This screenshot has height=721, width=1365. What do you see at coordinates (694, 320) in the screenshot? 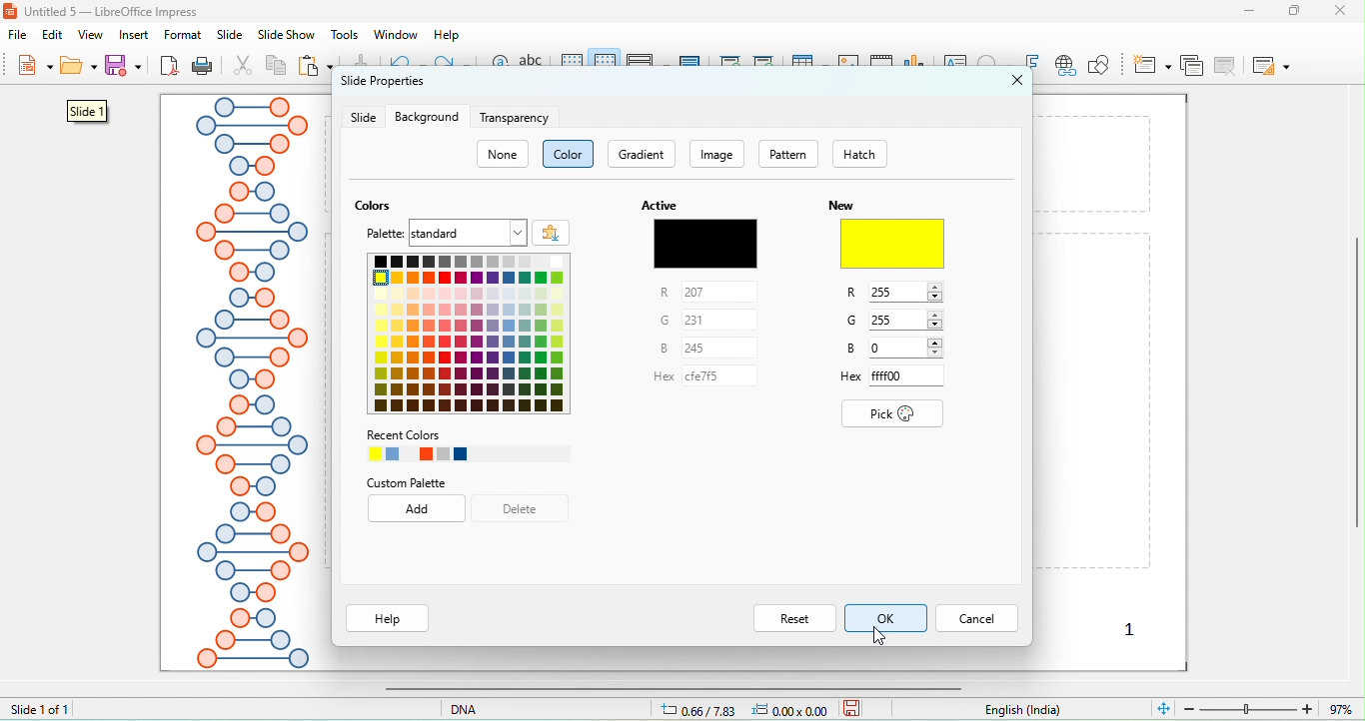
I see `G` at bounding box center [694, 320].